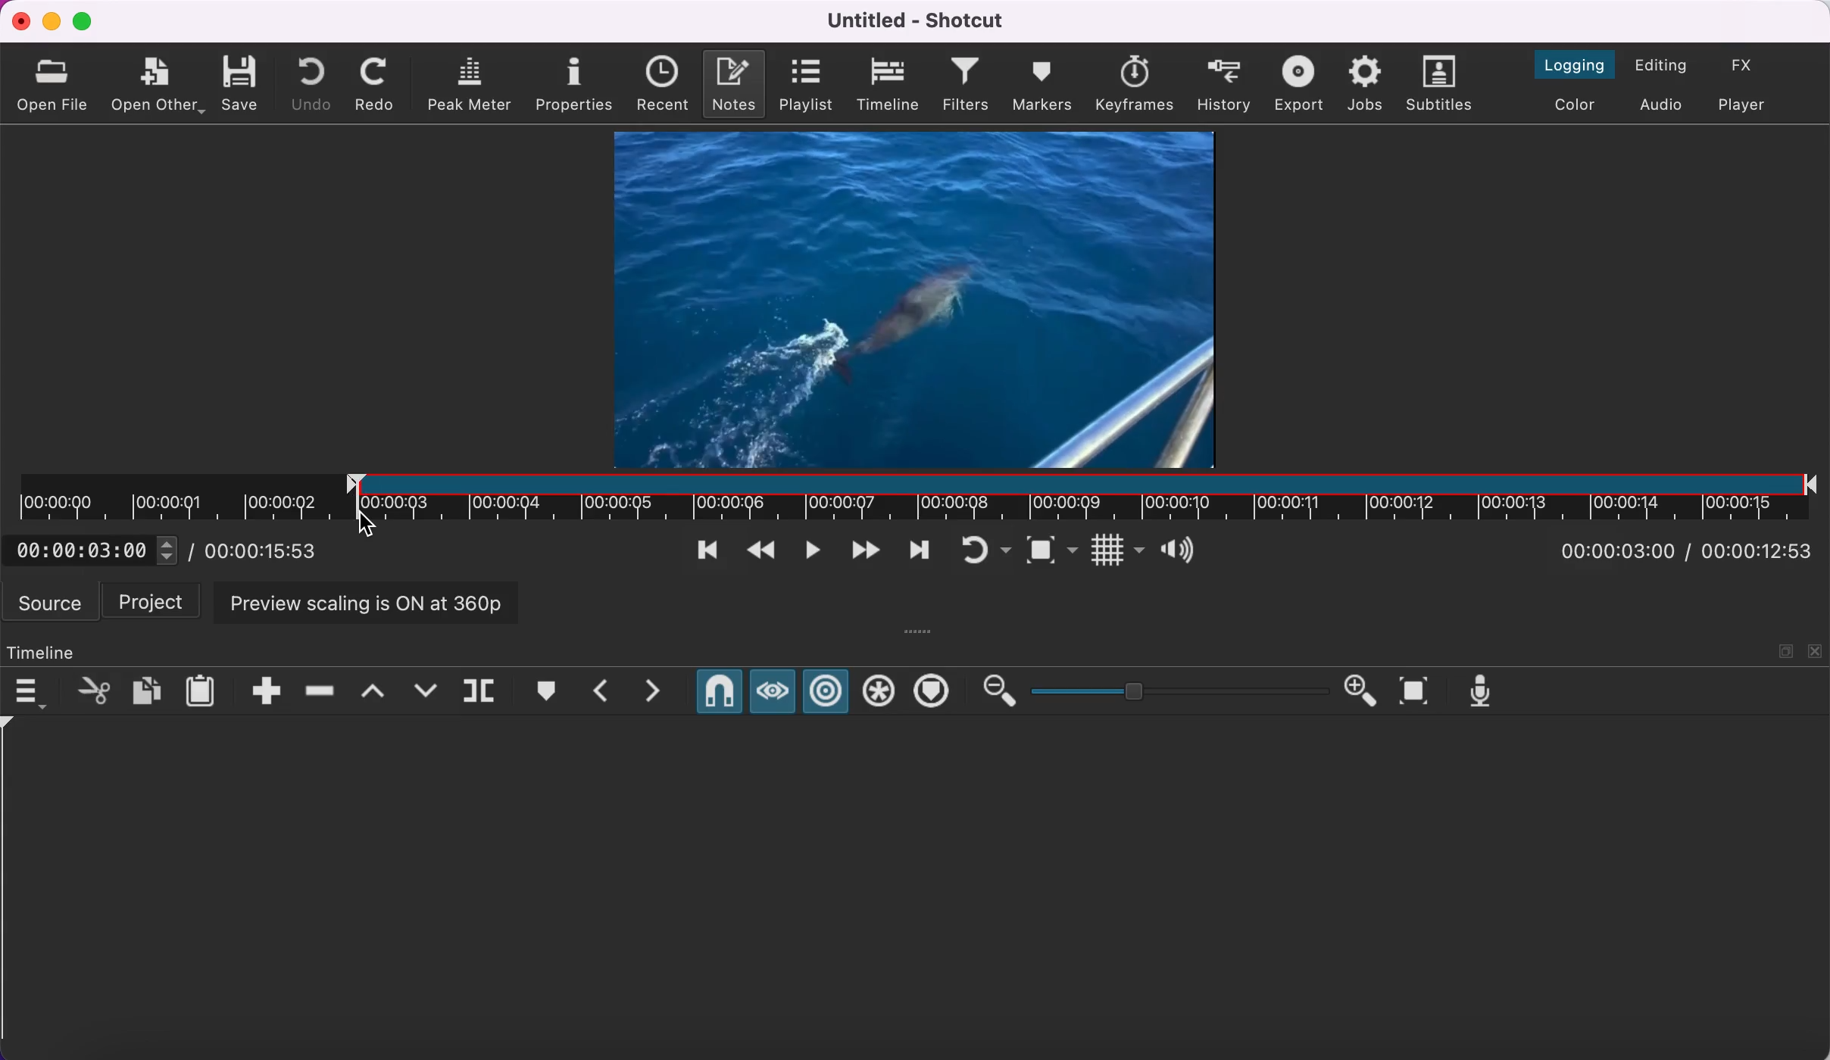  Describe the element at coordinates (245, 80) in the screenshot. I see `save` at that location.